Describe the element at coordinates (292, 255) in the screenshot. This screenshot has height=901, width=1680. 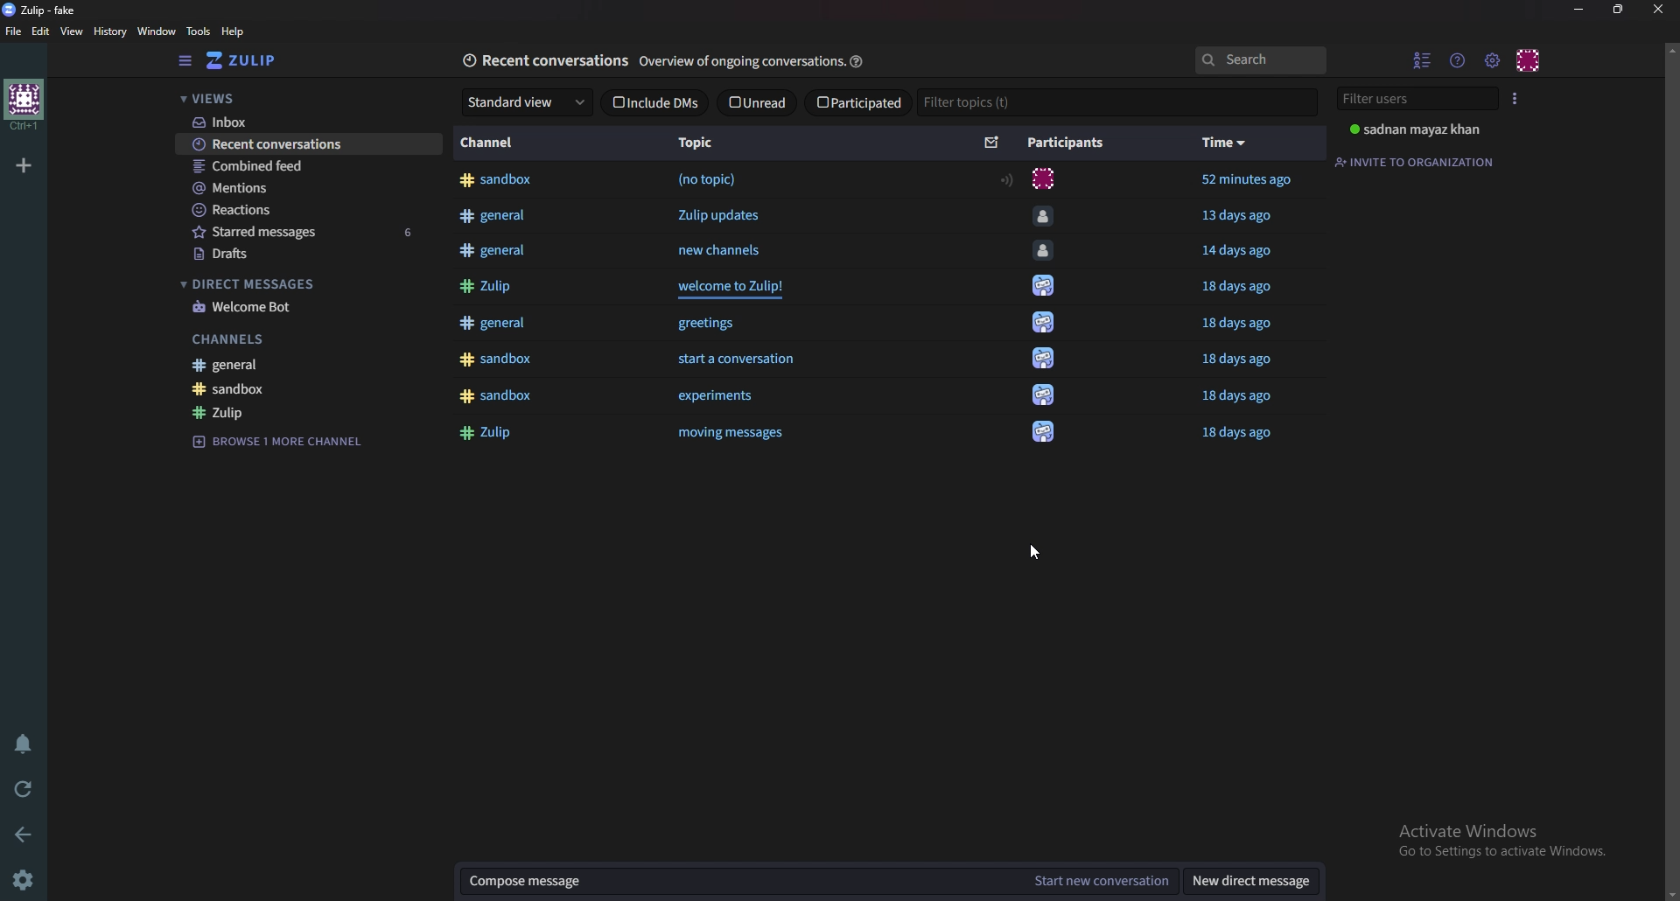
I see `Drafts` at that location.